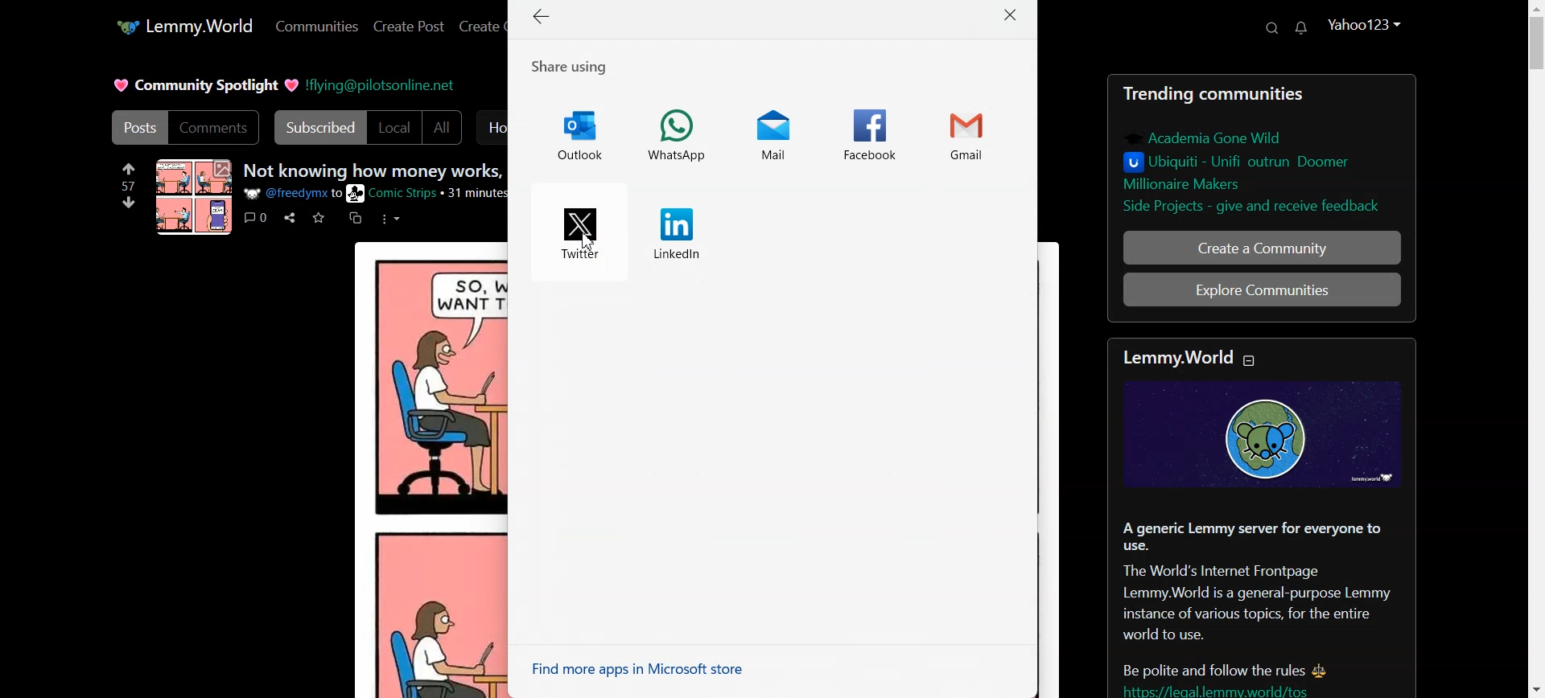 The height and width of the screenshot is (698, 1545). What do you see at coordinates (1013, 17) in the screenshot?
I see `Close` at bounding box center [1013, 17].